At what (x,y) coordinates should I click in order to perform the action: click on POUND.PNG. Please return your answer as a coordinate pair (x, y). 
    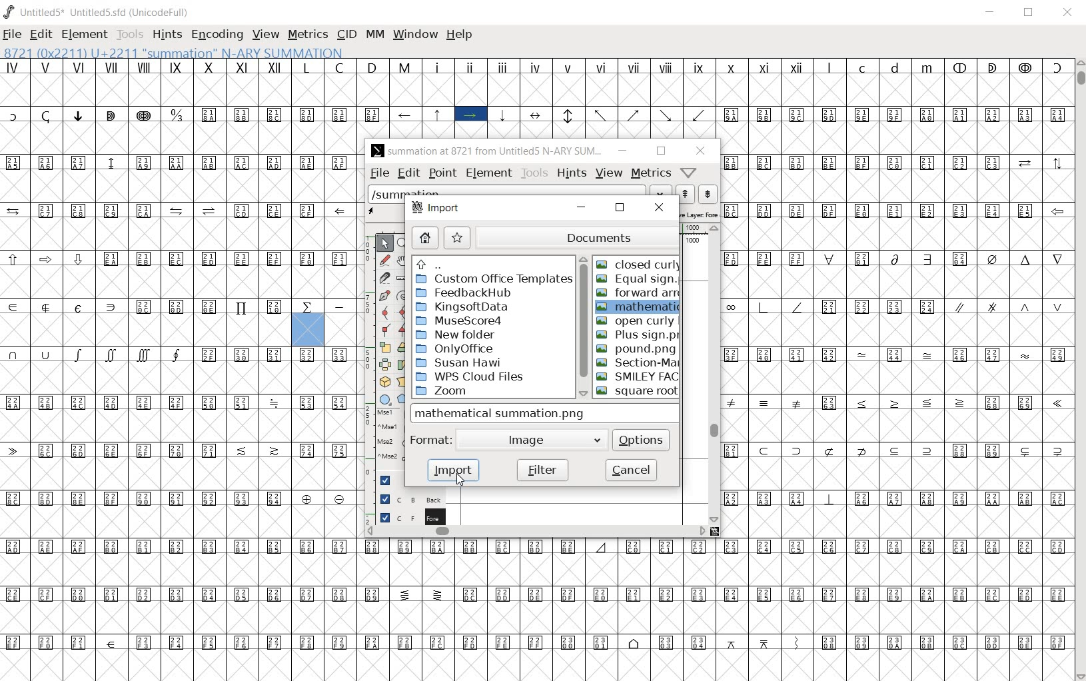
    Looking at the image, I should click on (636, 350).